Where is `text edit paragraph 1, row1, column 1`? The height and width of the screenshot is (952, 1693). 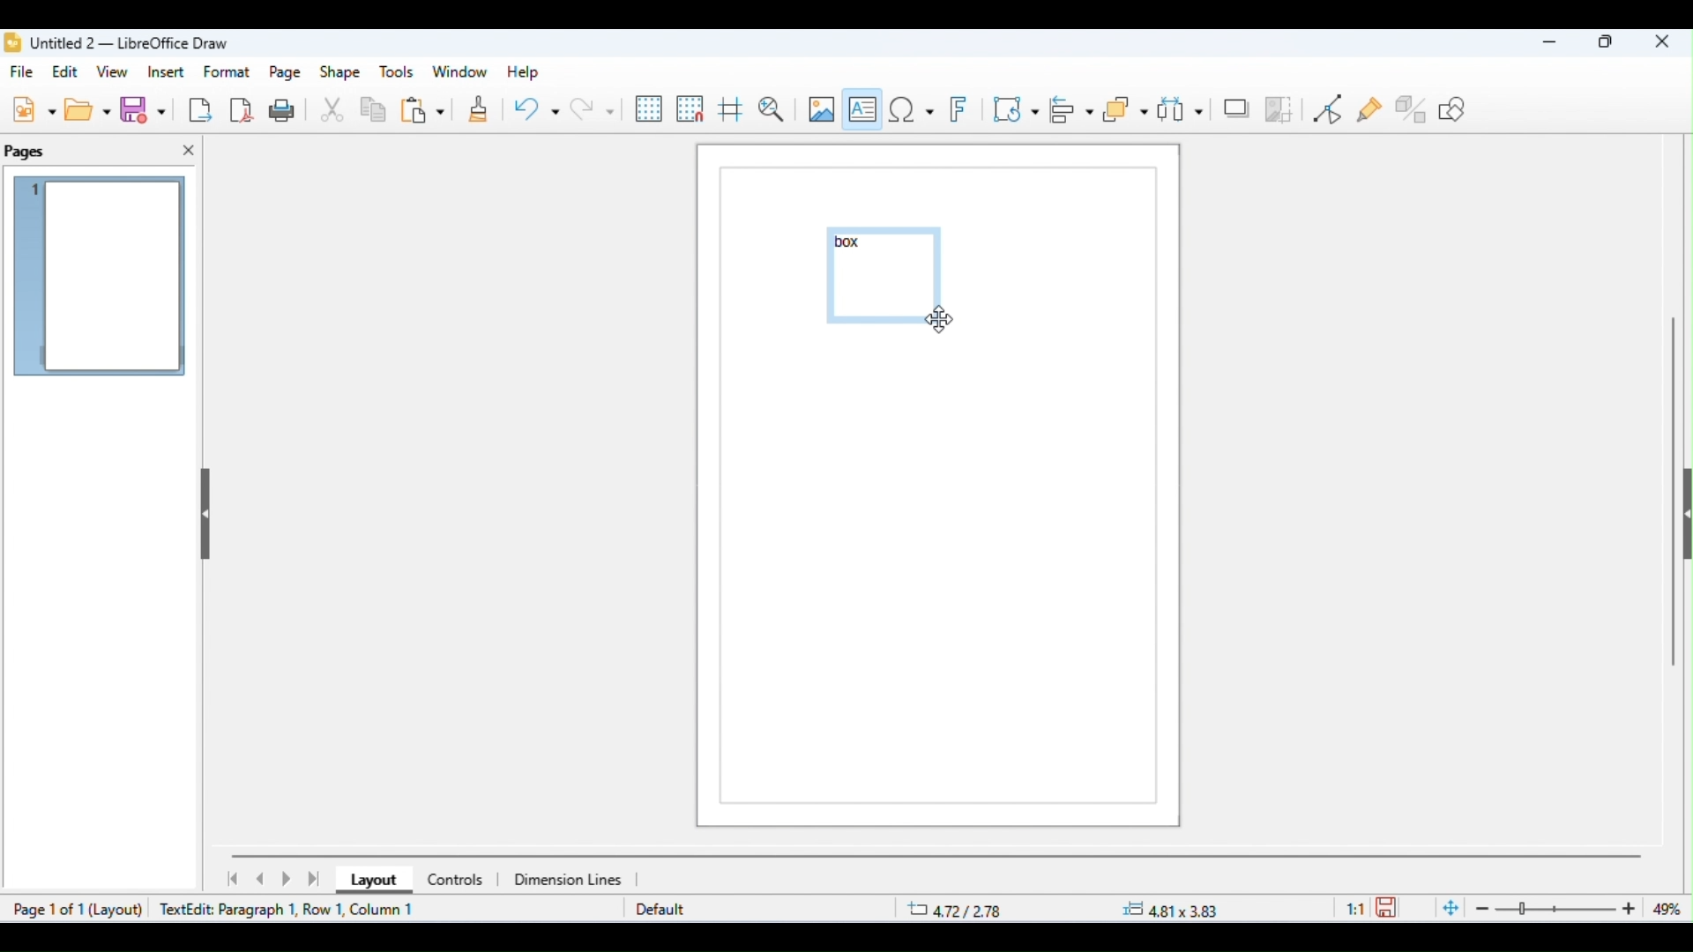 text edit paragraph 1, row1, column 1 is located at coordinates (293, 909).